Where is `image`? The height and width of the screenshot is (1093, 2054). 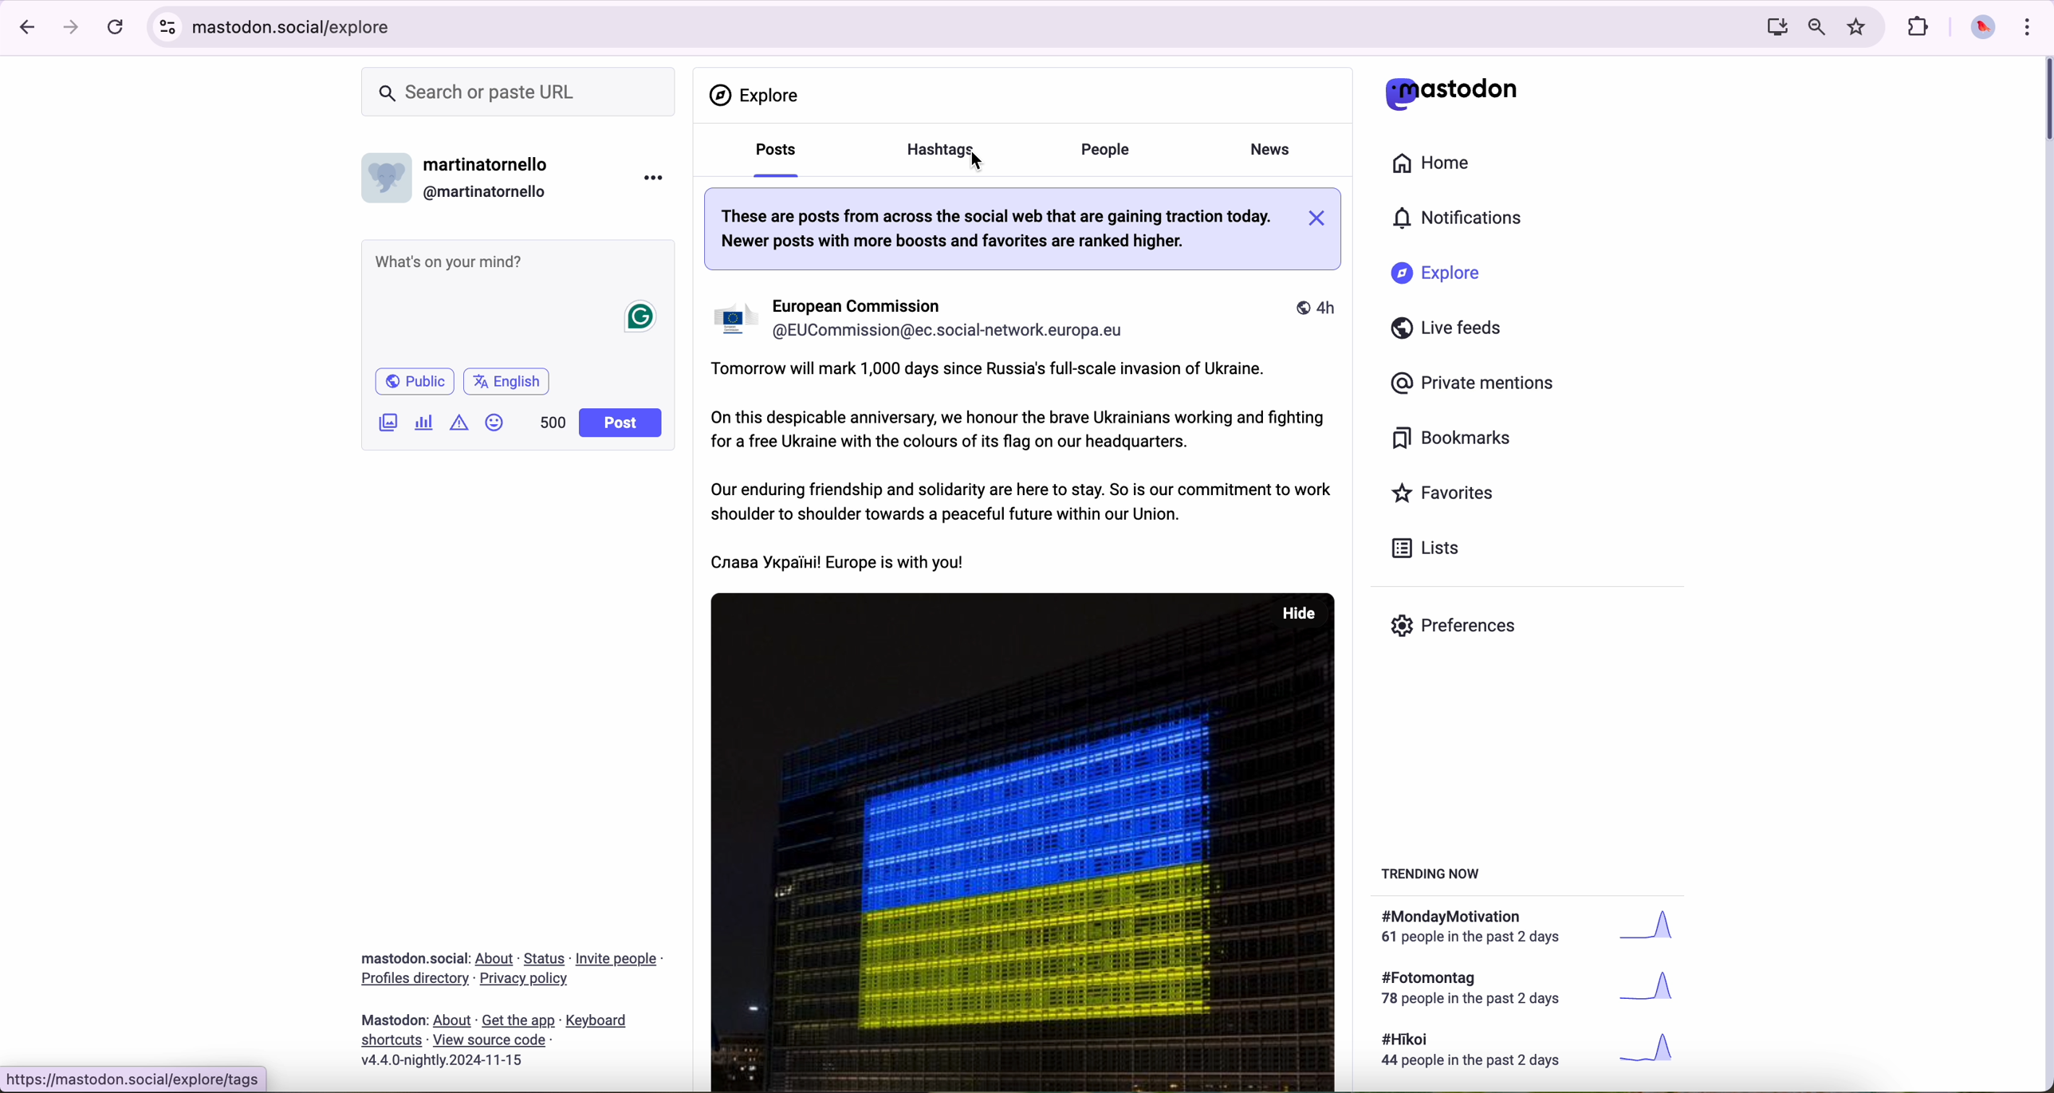
image is located at coordinates (388, 425).